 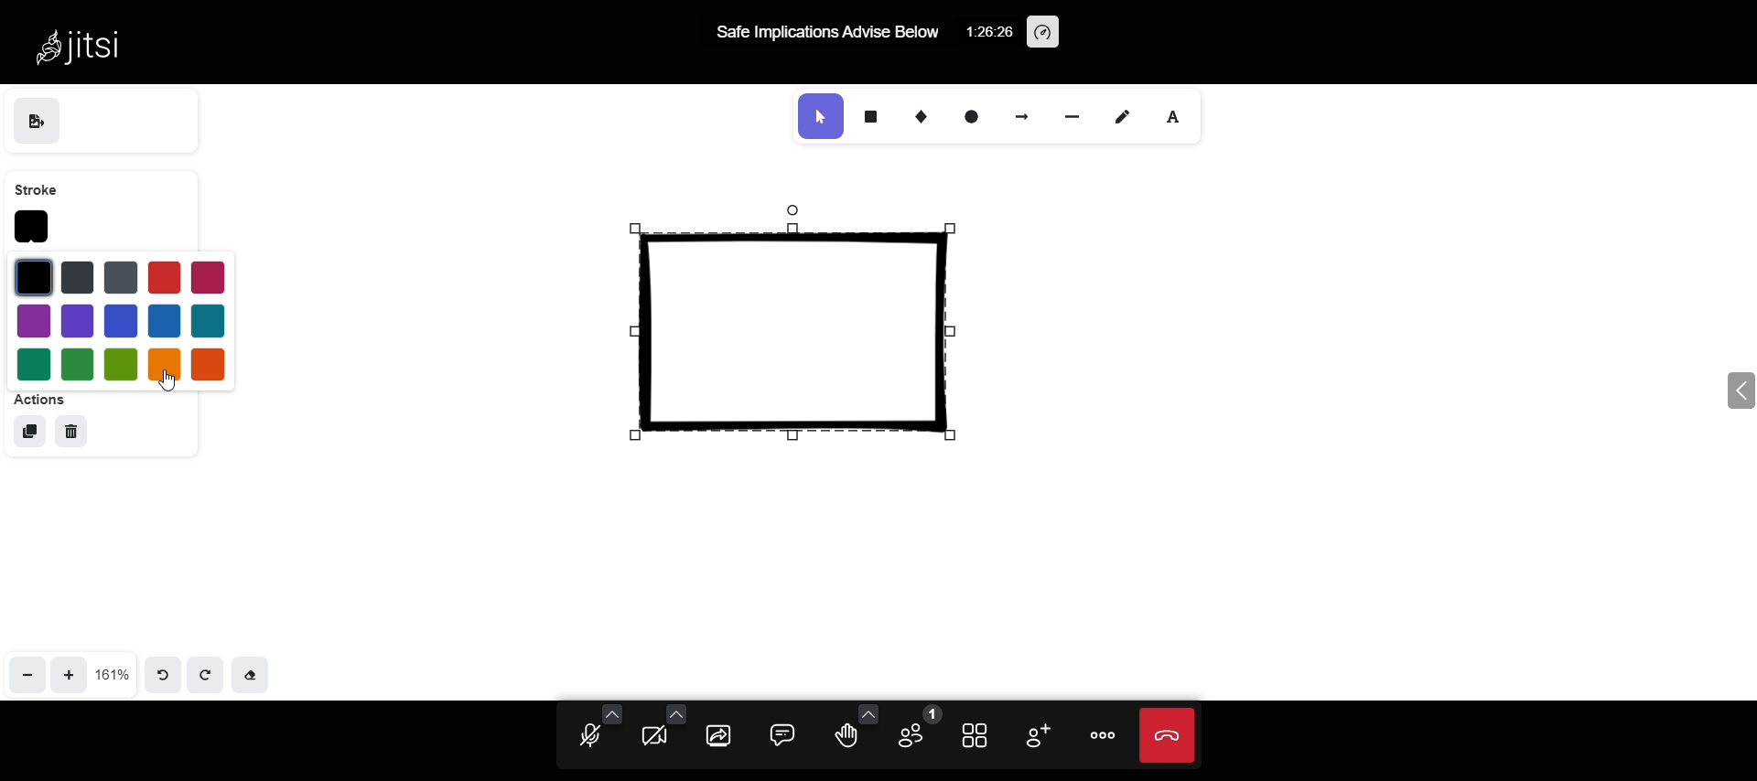 What do you see at coordinates (112, 671) in the screenshot?
I see `161%` at bounding box center [112, 671].